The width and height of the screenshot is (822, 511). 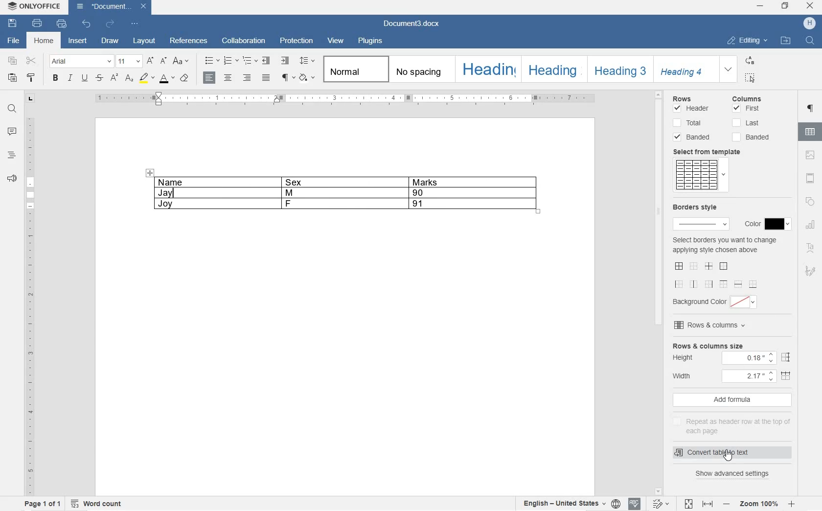 What do you see at coordinates (711, 151) in the screenshot?
I see `select from template` at bounding box center [711, 151].